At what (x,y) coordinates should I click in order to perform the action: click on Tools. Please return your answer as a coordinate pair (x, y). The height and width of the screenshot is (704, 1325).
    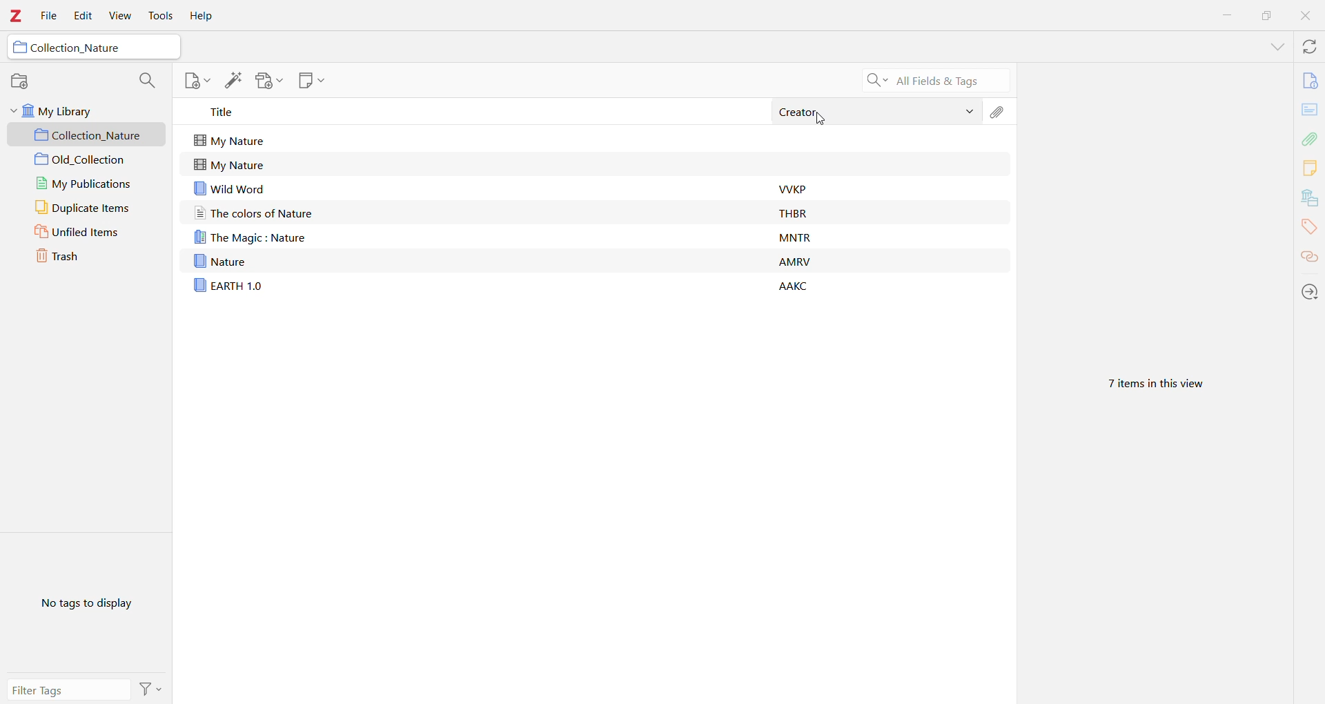
    Looking at the image, I should click on (159, 17).